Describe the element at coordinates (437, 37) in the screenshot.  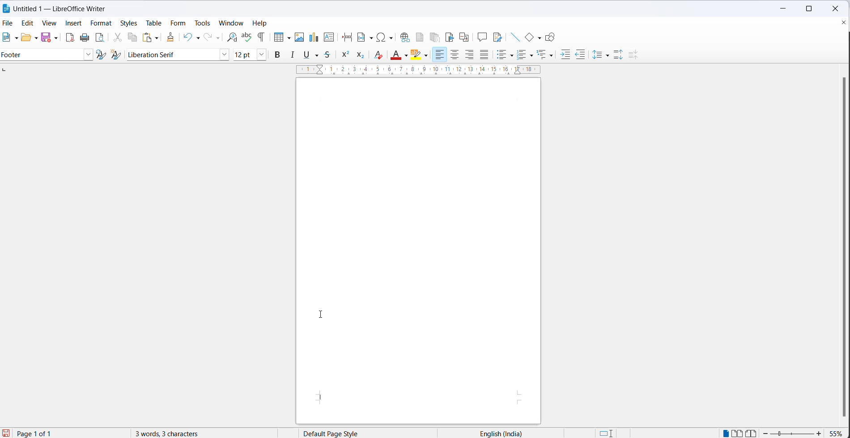
I see `insert endnote` at that location.